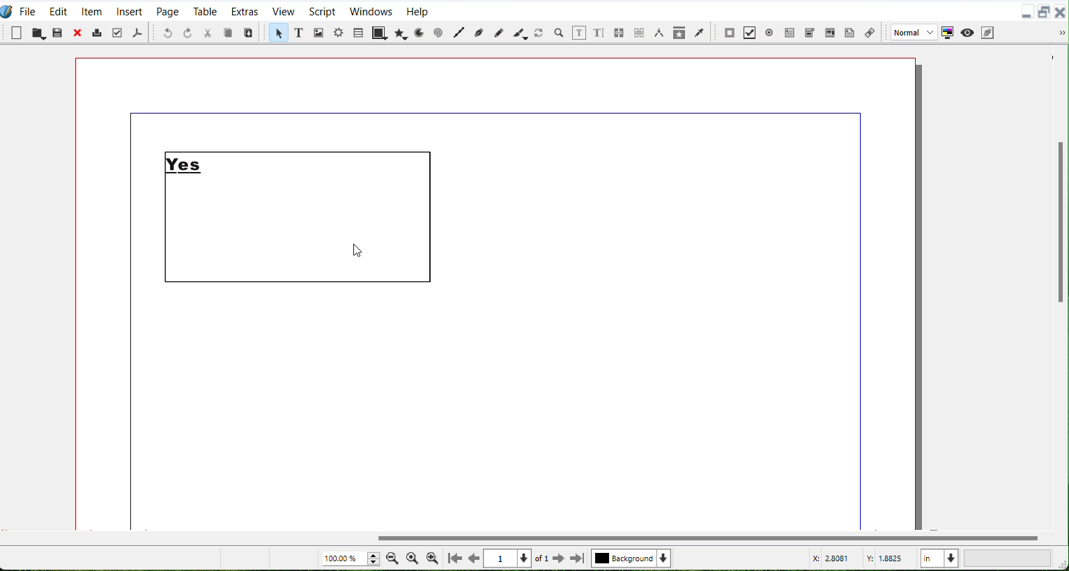 This screenshot has height=571, width=1069. Describe the element at coordinates (208, 33) in the screenshot. I see `Cut` at that location.